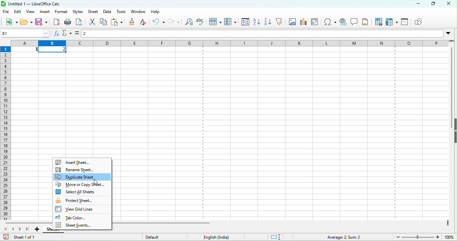 The image size is (457, 241). What do you see at coordinates (447, 224) in the screenshot?
I see `drag to view more colums` at bounding box center [447, 224].